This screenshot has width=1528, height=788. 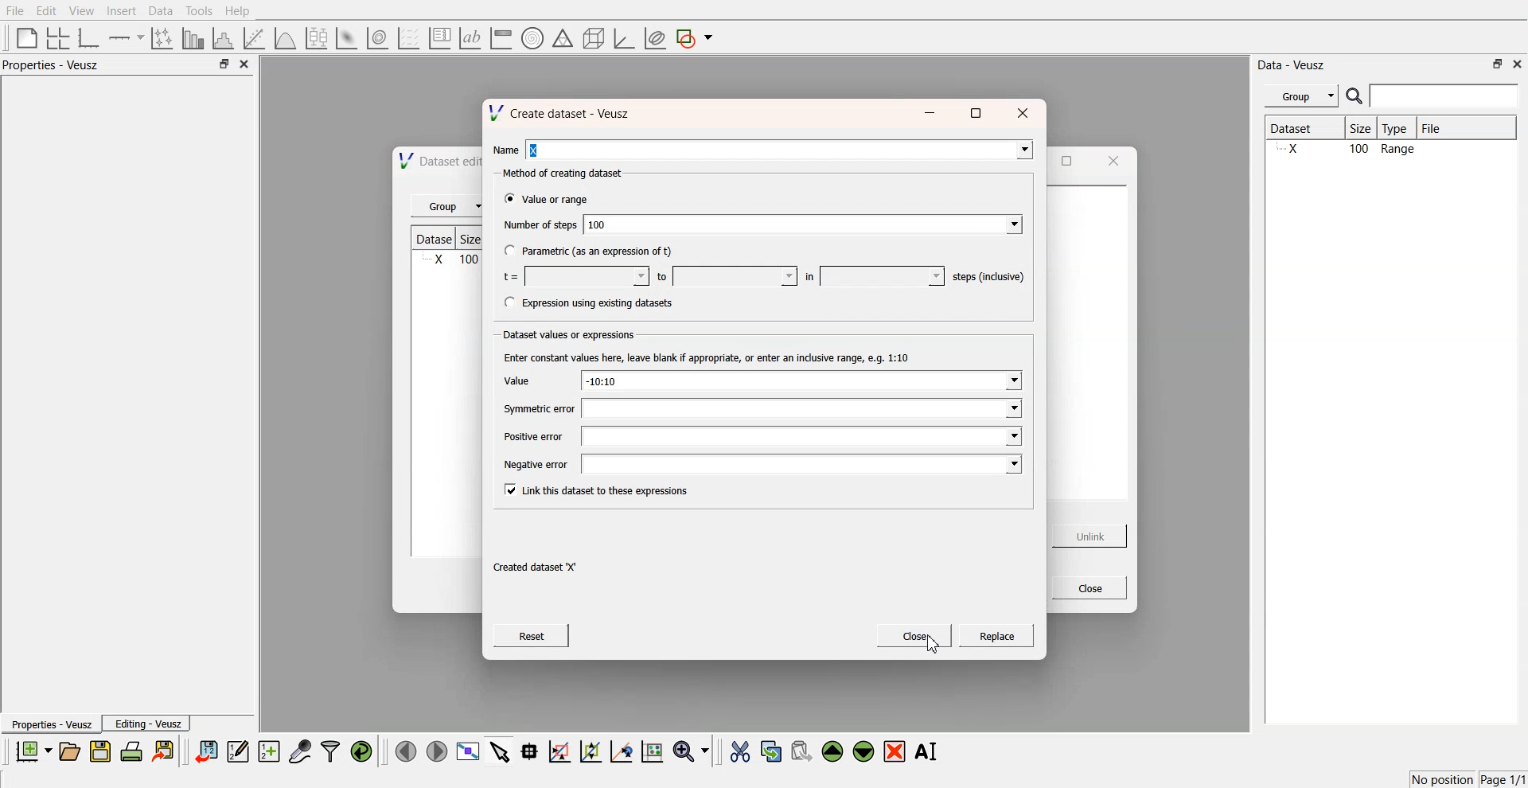 I want to click on copy the selected widgets, so click(x=771, y=751).